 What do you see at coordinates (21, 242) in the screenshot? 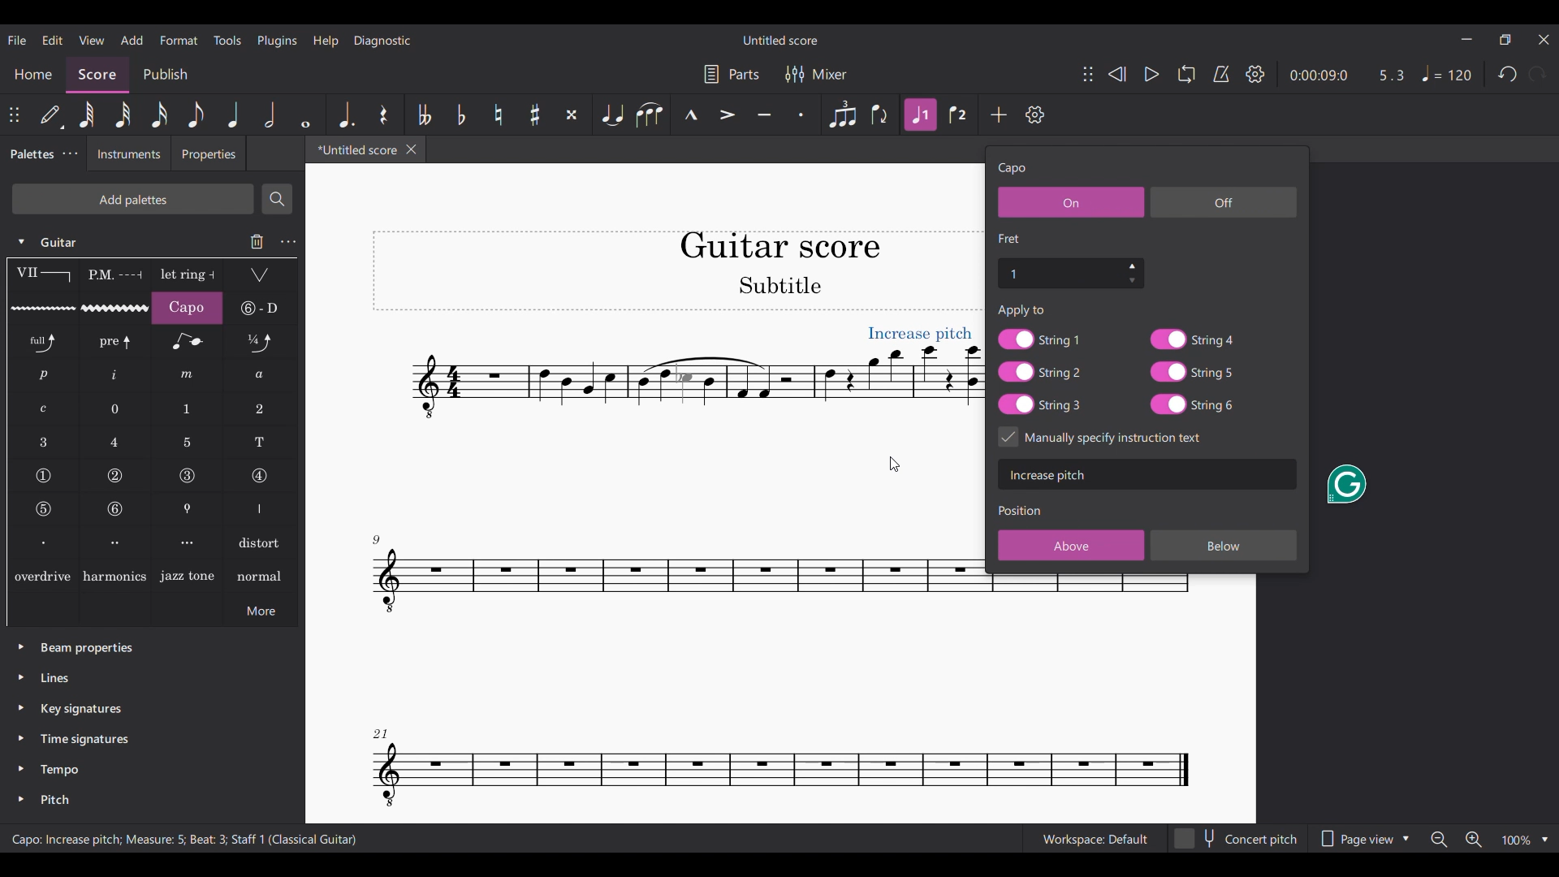
I see `Click to collapse ` at bounding box center [21, 242].